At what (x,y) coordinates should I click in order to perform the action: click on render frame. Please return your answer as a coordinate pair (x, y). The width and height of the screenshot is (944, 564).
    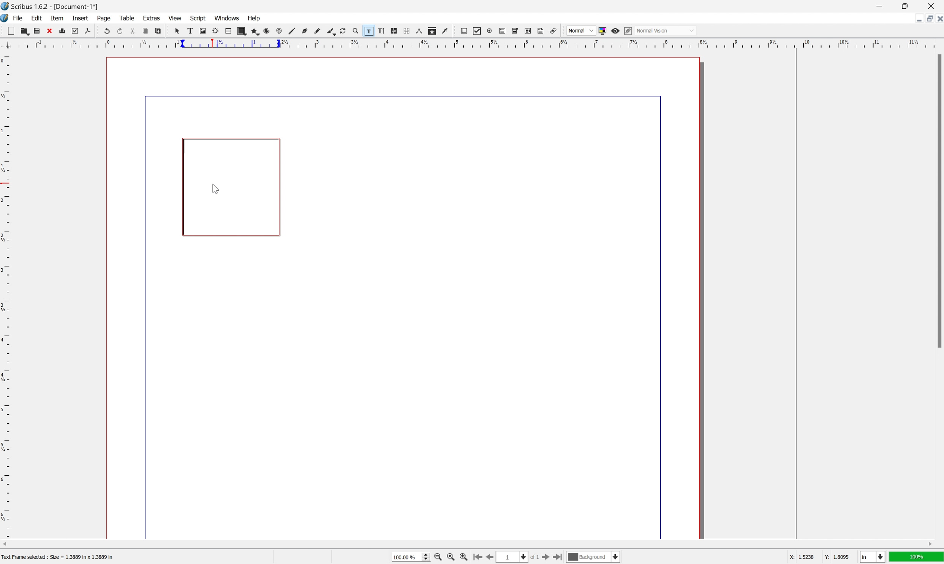
    Looking at the image, I should click on (215, 30).